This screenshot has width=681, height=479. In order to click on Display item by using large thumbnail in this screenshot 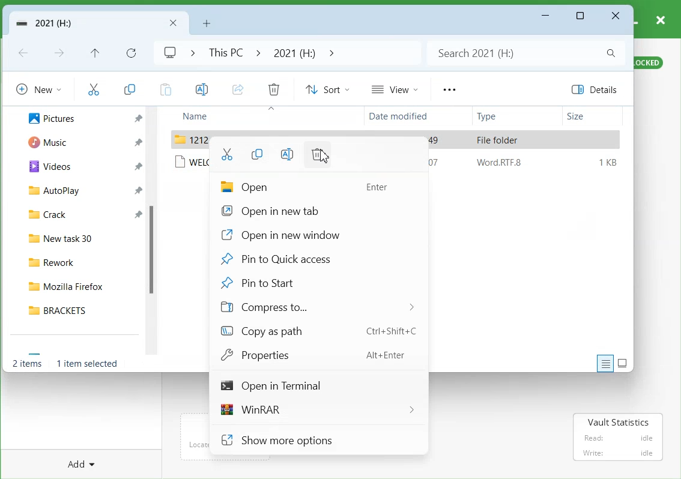, I will do `click(623, 363)`.